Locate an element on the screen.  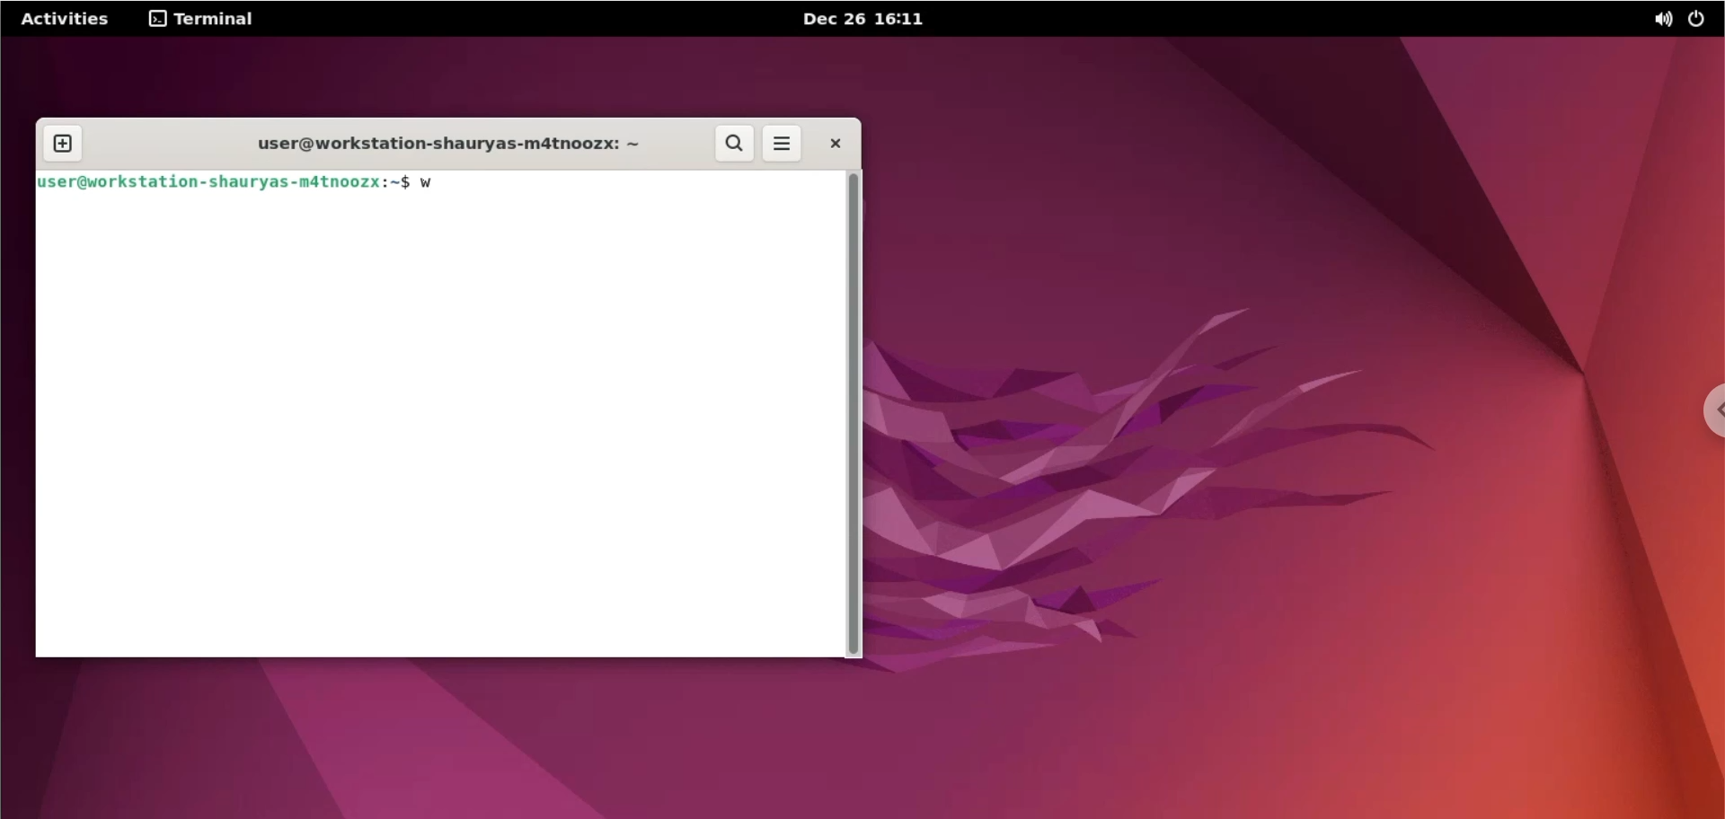
new tab is located at coordinates (61, 145).